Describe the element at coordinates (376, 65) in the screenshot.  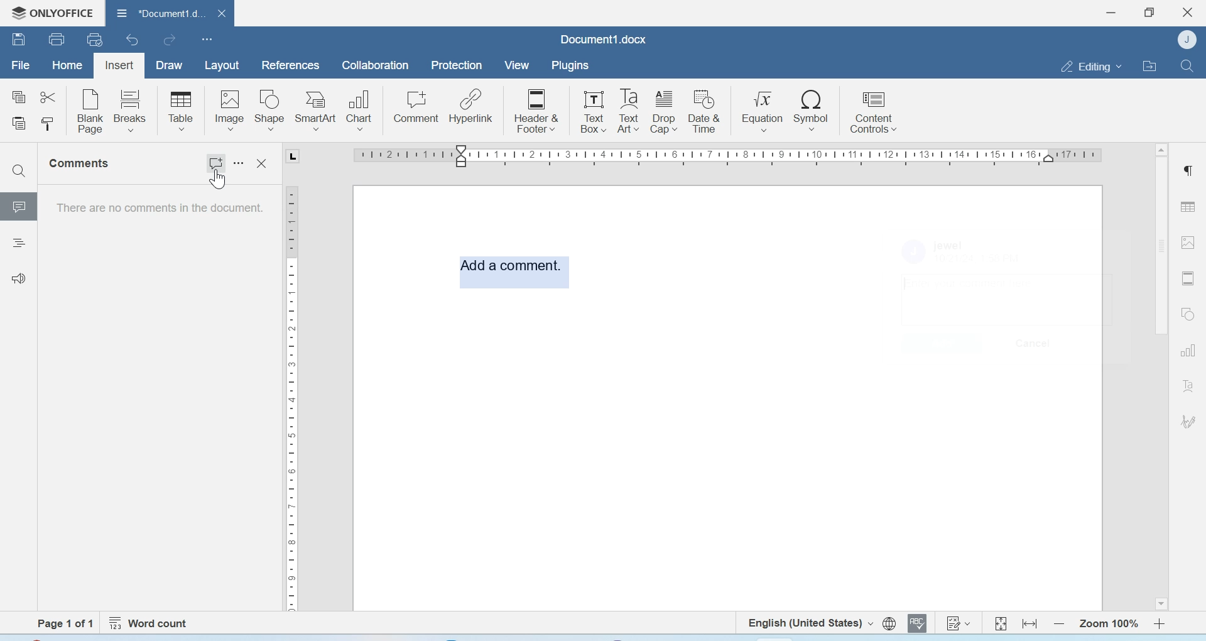
I see `Collaboration` at that location.